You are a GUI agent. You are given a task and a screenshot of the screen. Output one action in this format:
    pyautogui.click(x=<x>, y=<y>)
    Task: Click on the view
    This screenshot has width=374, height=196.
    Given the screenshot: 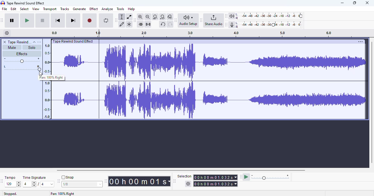 What is the action you would take?
    pyautogui.click(x=36, y=9)
    